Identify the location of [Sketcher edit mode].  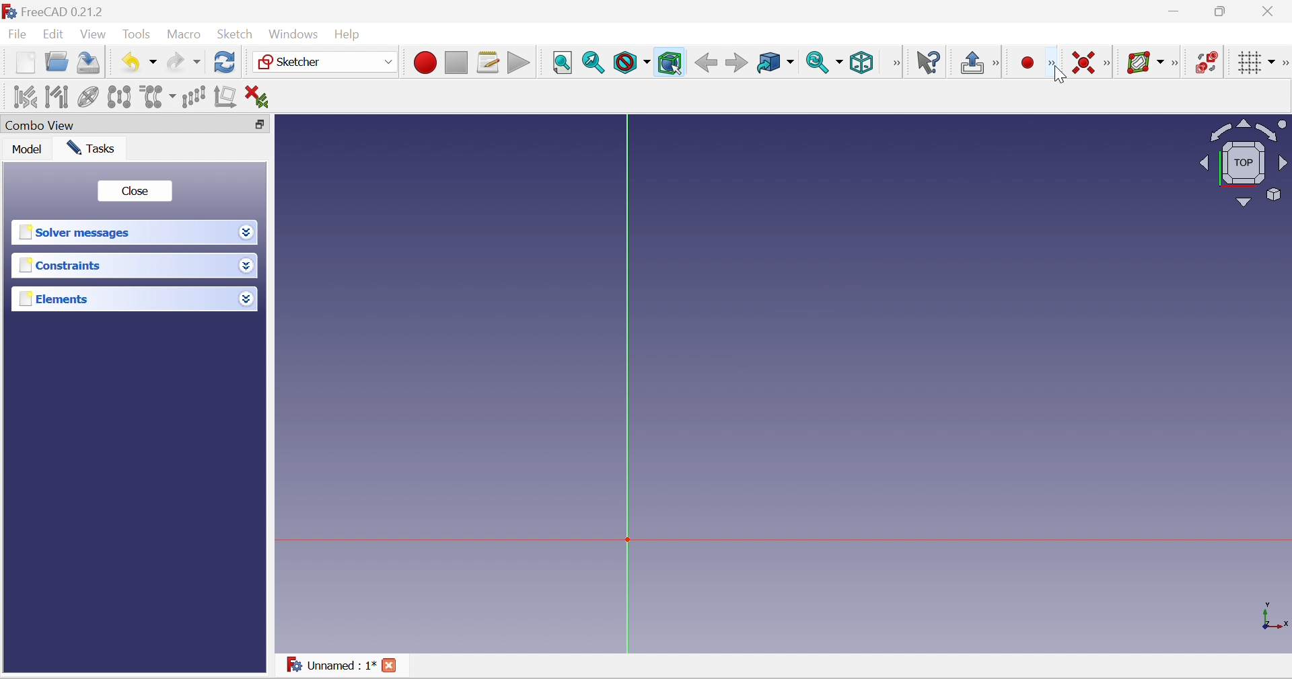
(1001, 64).